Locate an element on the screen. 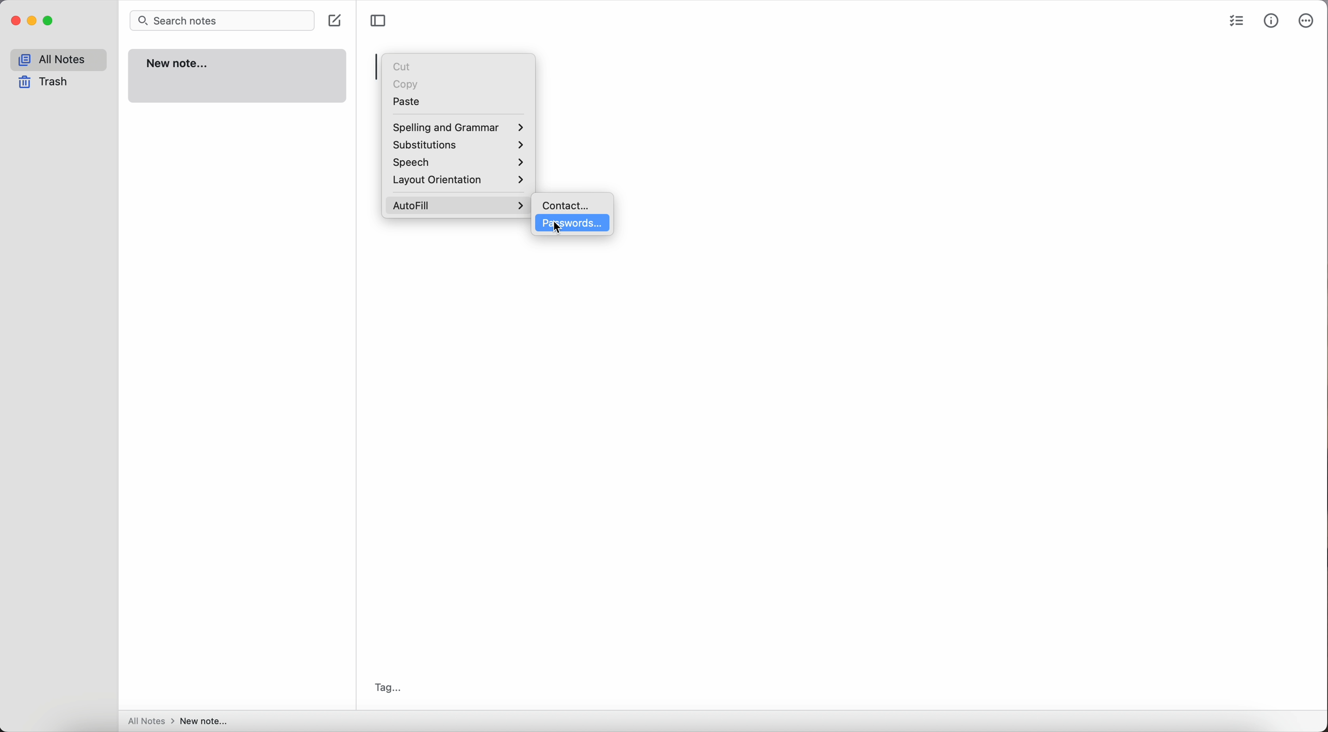 The height and width of the screenshot is (732, 1328). more options is located at coordinates (1307, 22).